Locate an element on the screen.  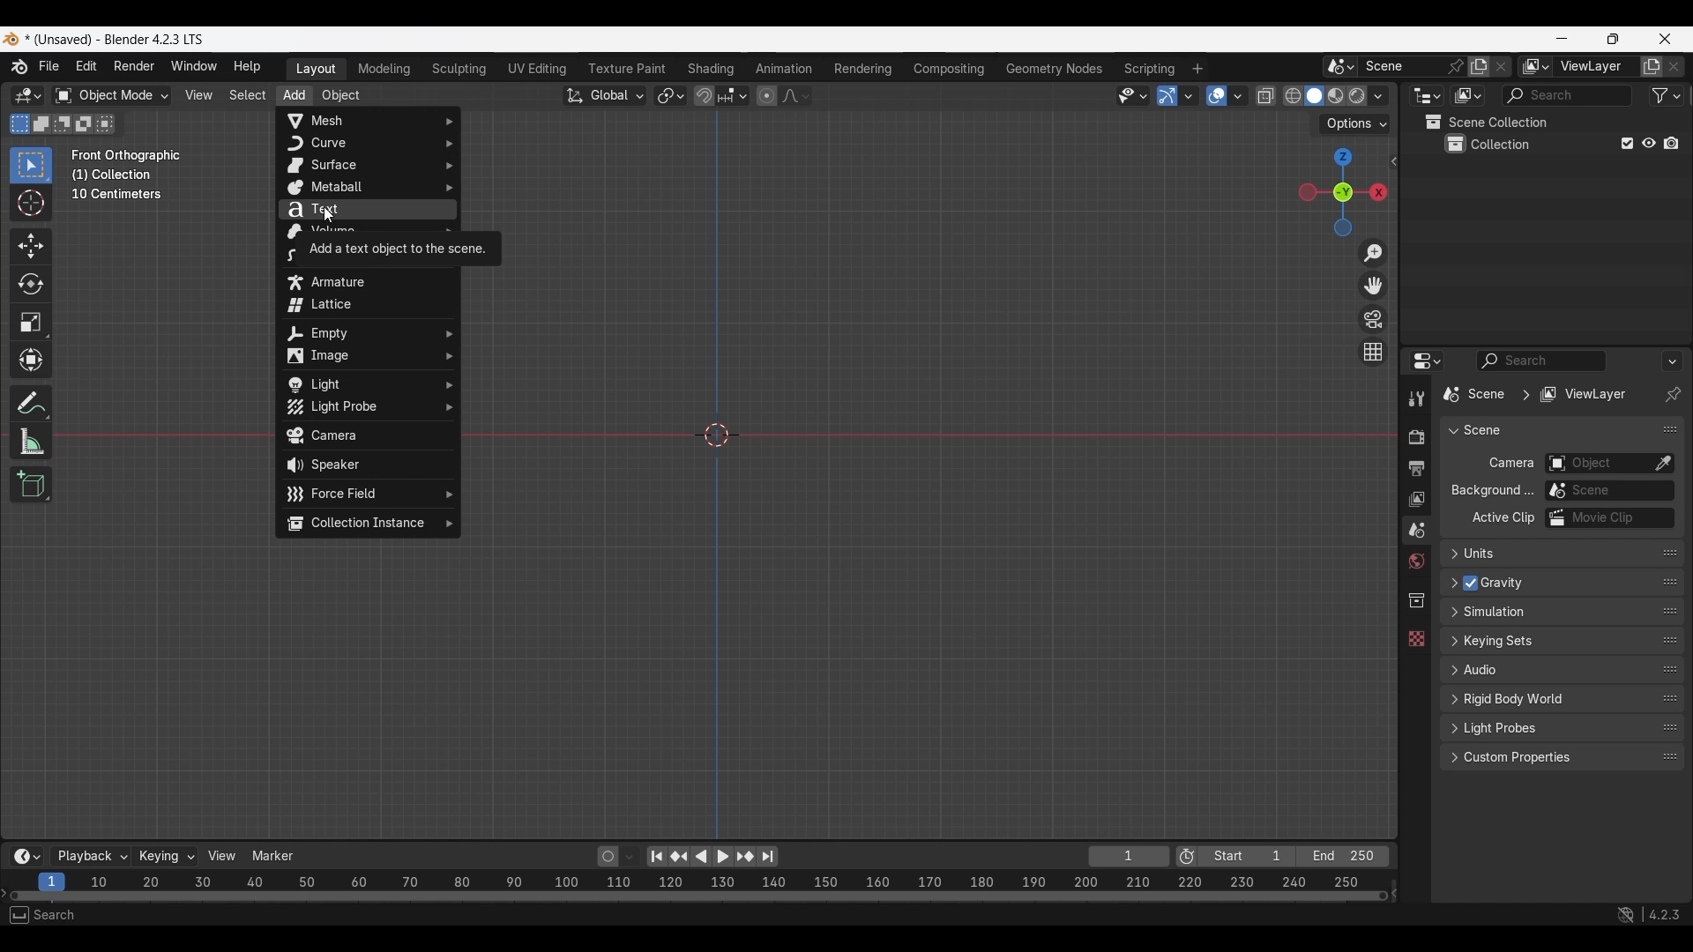
Snap during transform is located at coordinates (705, 95).